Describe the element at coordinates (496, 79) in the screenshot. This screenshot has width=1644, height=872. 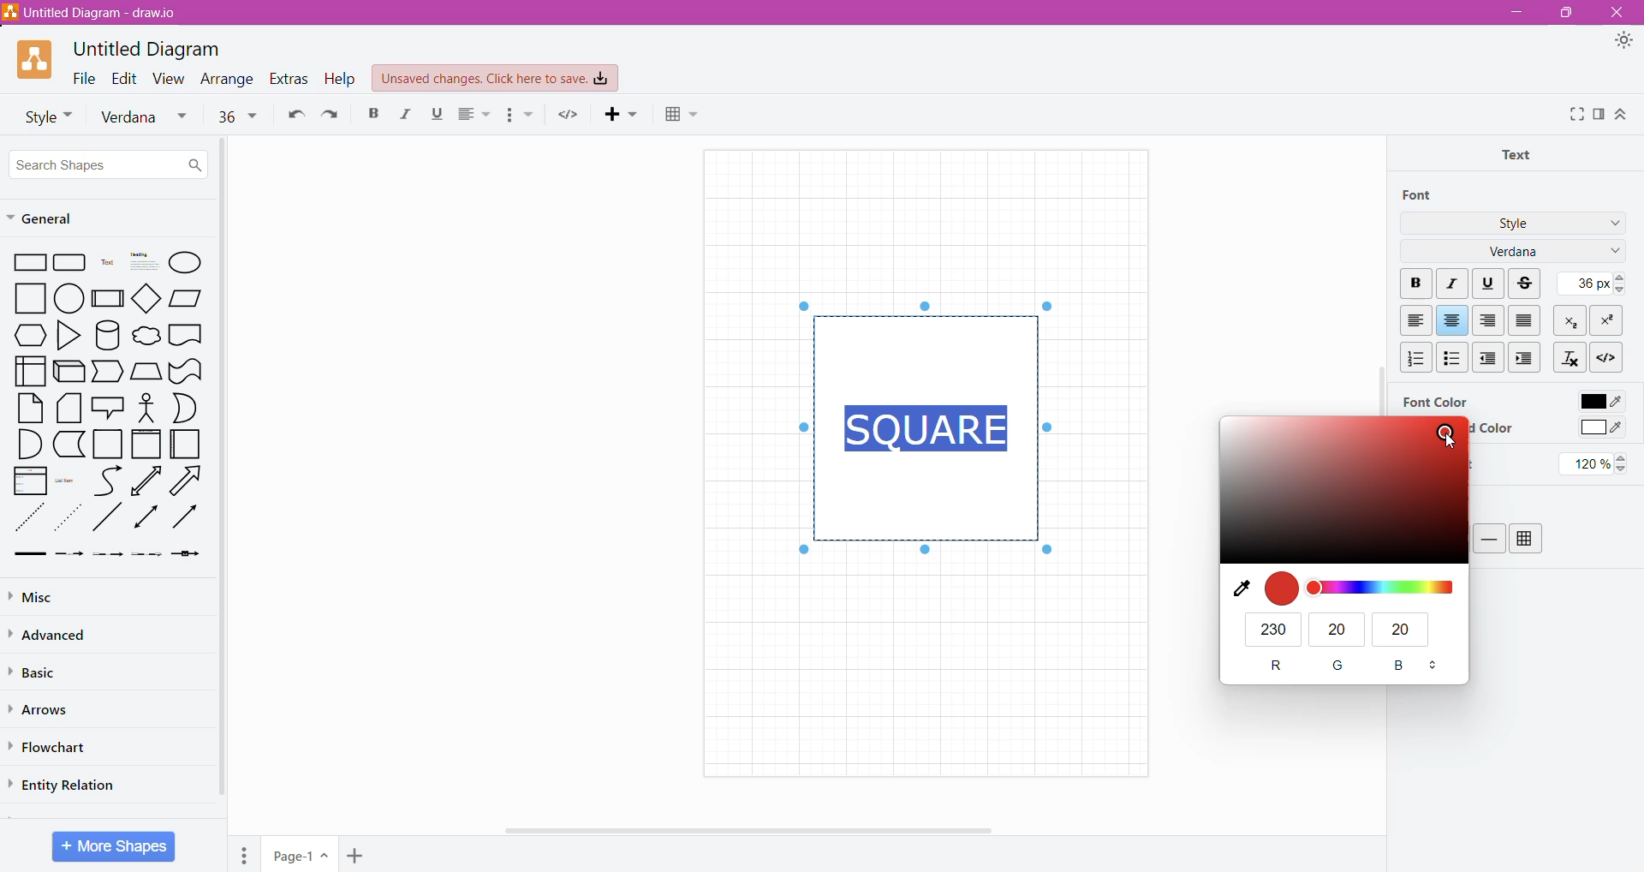
I see `Unsaved Changes. Click here to save` at that location.